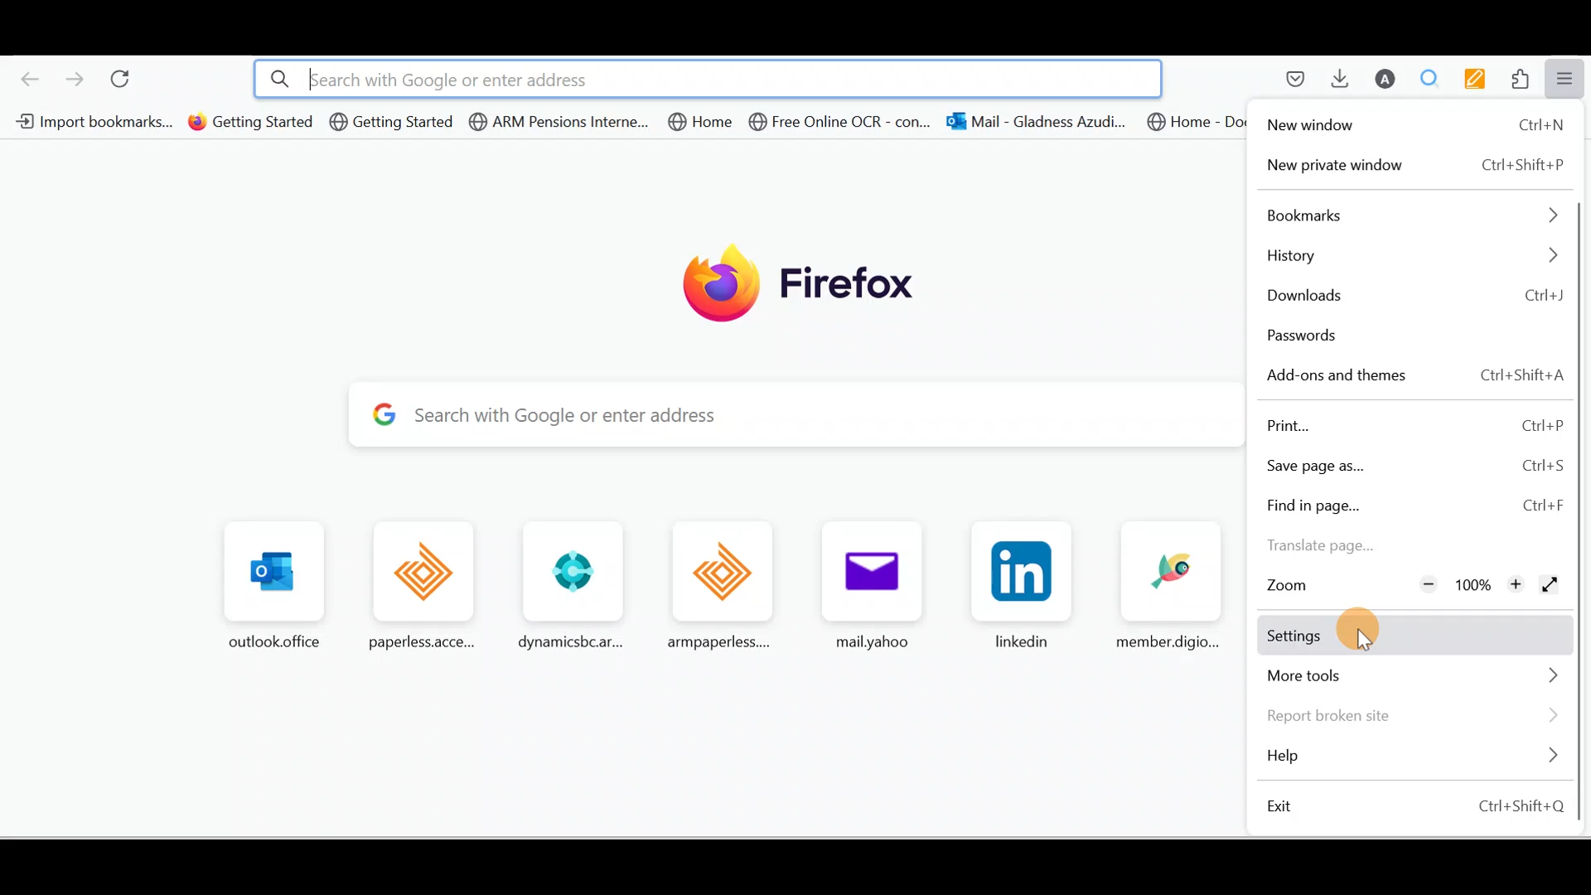  What do you see at coordinates (717, 588) in the screenshot?
I see `armpaperless....` at bounding box center [717, 588].